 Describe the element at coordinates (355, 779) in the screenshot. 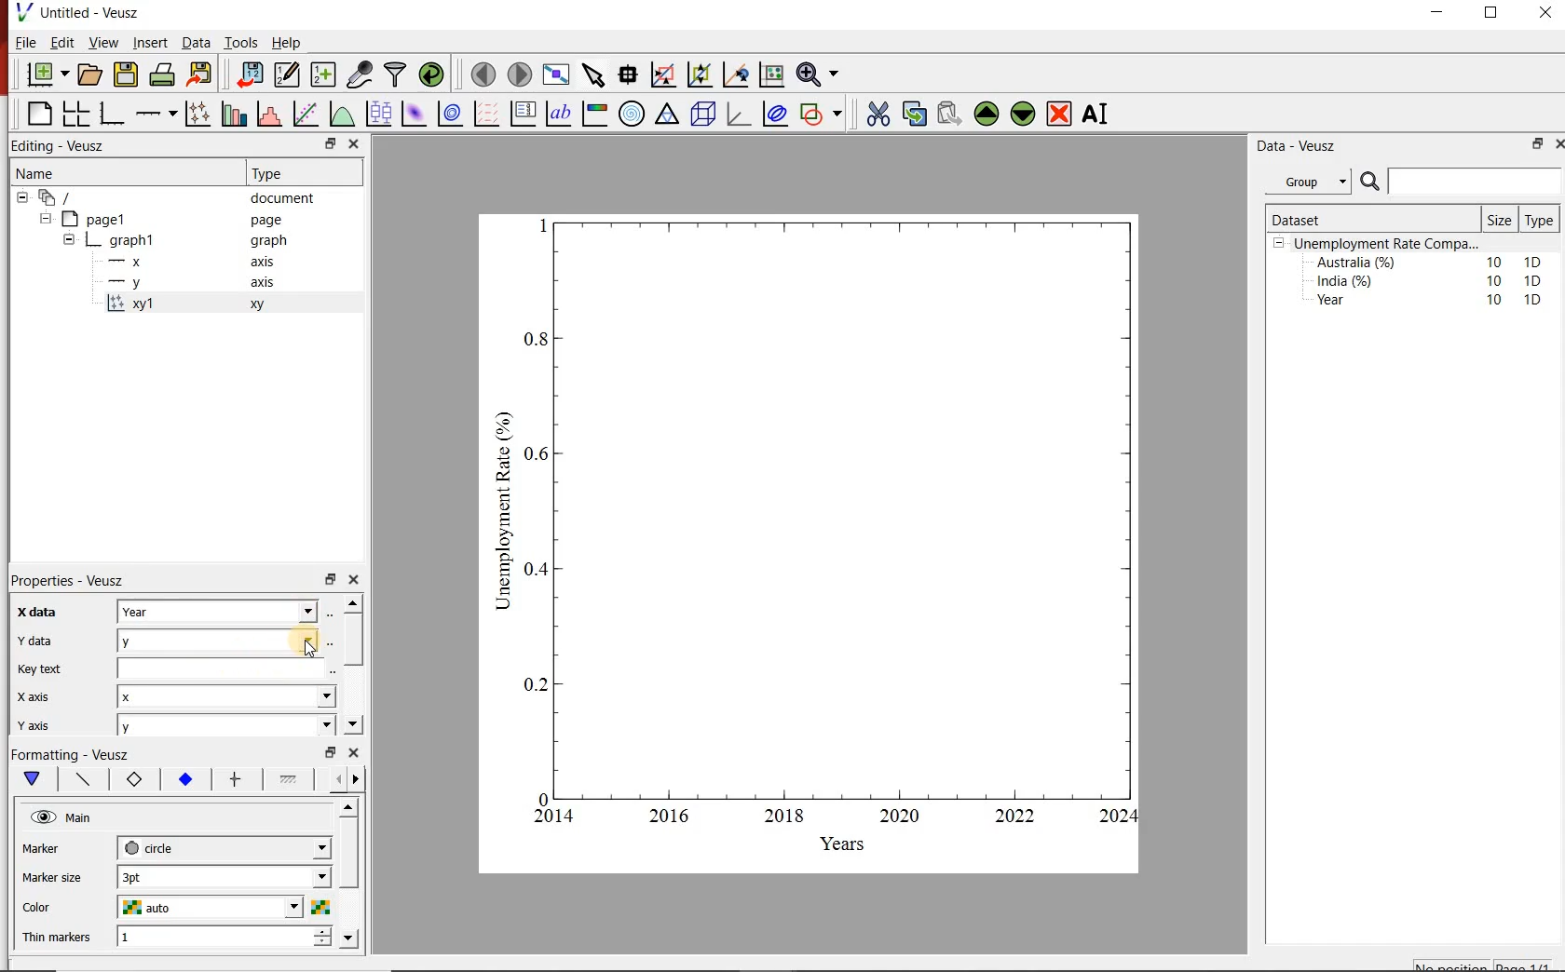

I see `move right` at that location.